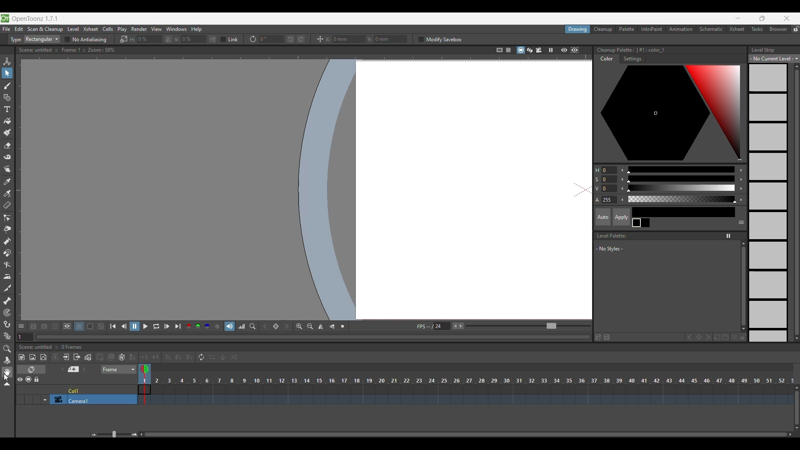 Image resolution: width=800 pixels, height=450 pixels. What do you see at coordinates (7, 301) in the screenshot?
I see `Skeleton tool` at bounding box center [7, 301].